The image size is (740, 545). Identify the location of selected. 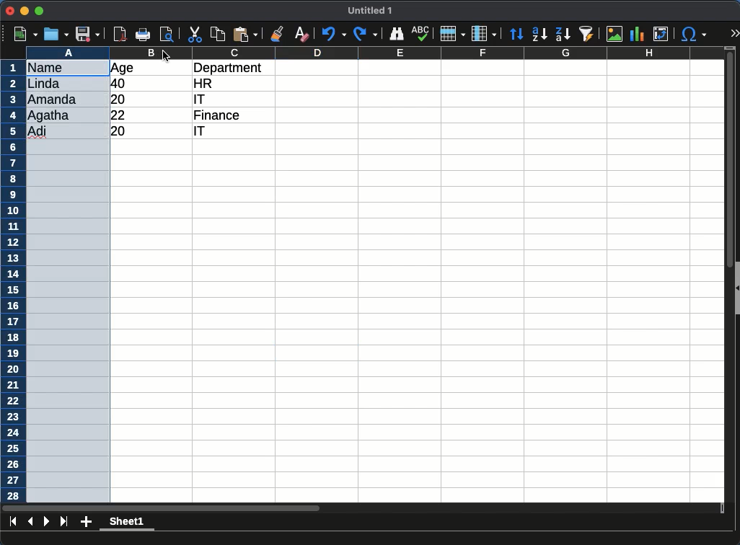
(66, 280).